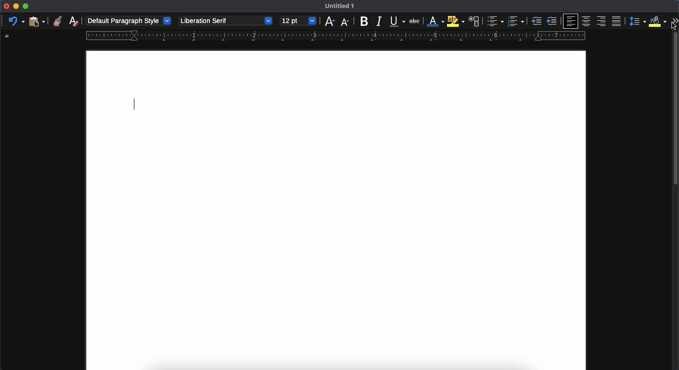 The width and height of the screenshot is (679, 370). Describe the element at coordinates (16, 6) in the screenshot. I see `minimize ` at that location.